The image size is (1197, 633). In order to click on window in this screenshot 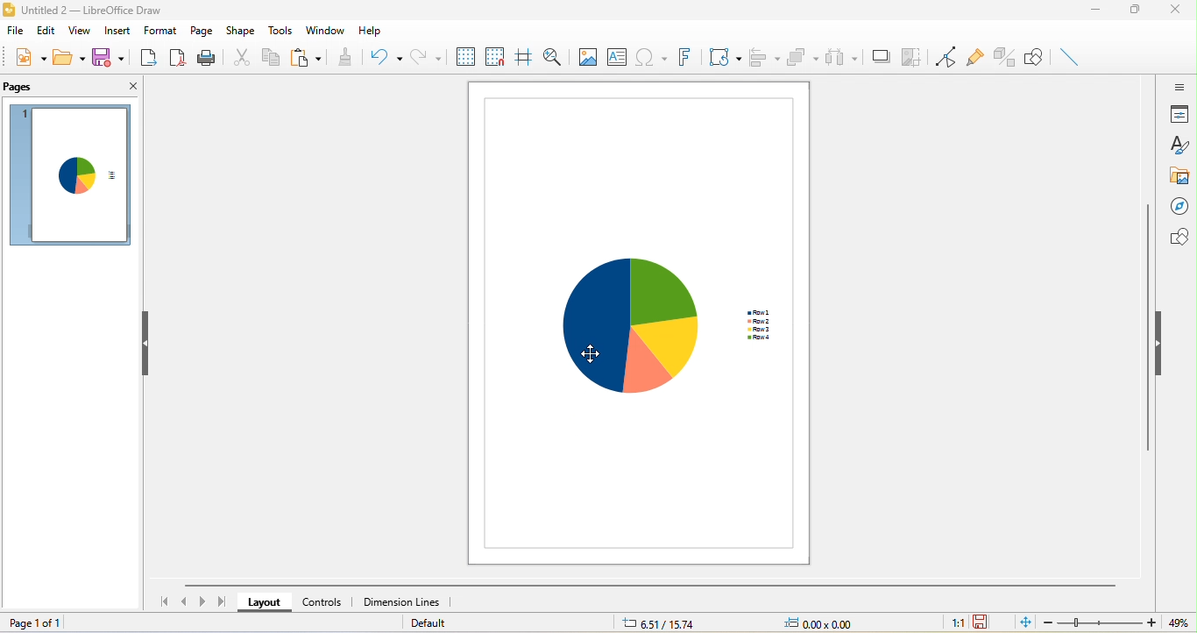, I will do `click(325, 31)`.